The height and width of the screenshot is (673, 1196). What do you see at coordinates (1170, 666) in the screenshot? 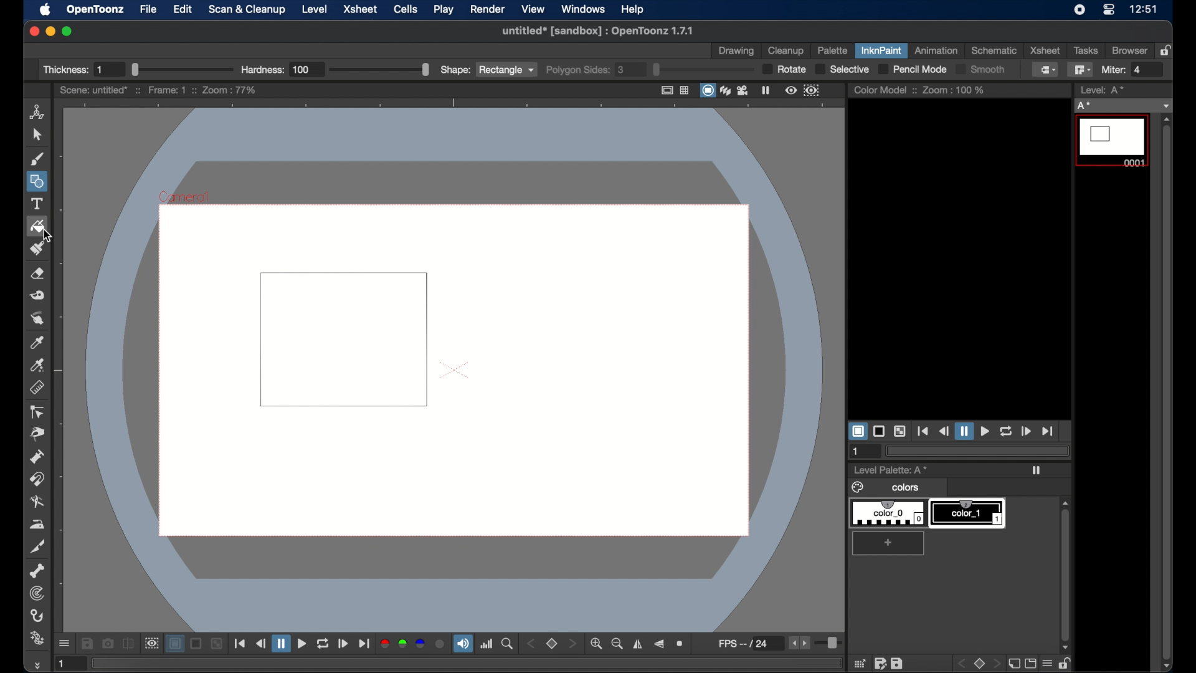
I see `scroll down arrow` at bounding box center [1170, 666].